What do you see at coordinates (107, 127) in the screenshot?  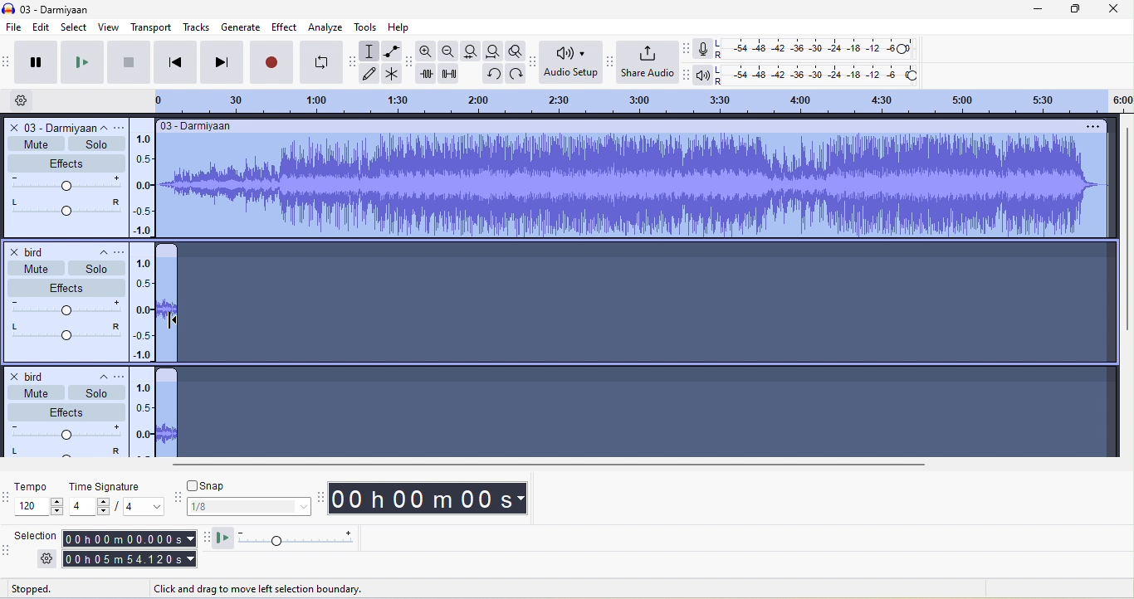 I see `collapse` at bounding box center [107, 127].